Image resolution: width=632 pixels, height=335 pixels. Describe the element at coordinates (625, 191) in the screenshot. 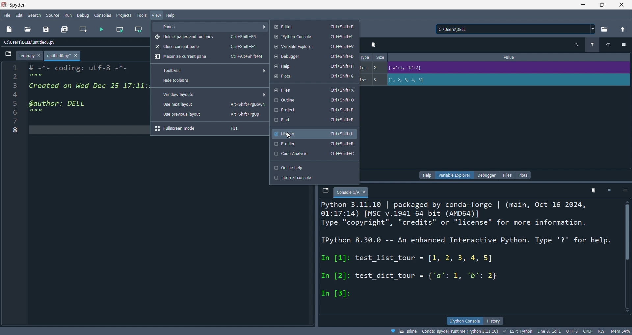

I see `options` at that location.